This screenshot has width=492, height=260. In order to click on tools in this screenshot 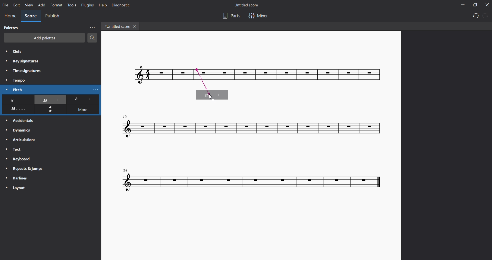, I will do `click(72, 5)`.